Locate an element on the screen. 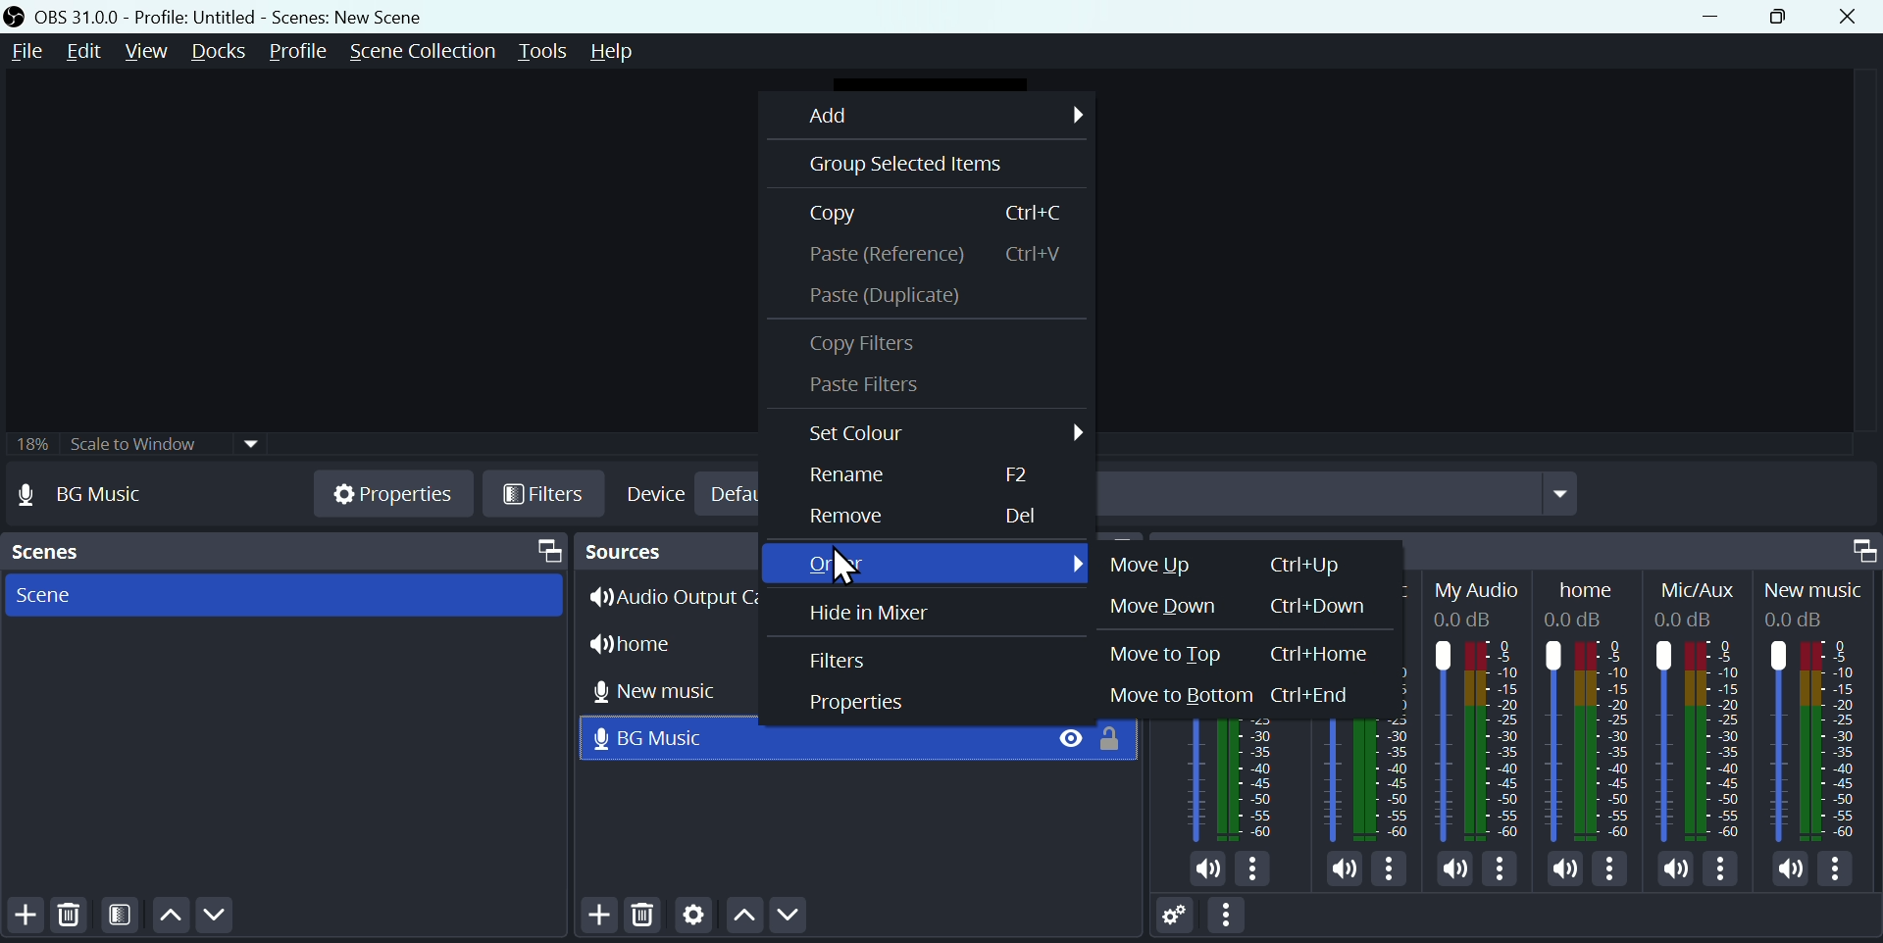  BG Music is located at coordinates (1364, 778).